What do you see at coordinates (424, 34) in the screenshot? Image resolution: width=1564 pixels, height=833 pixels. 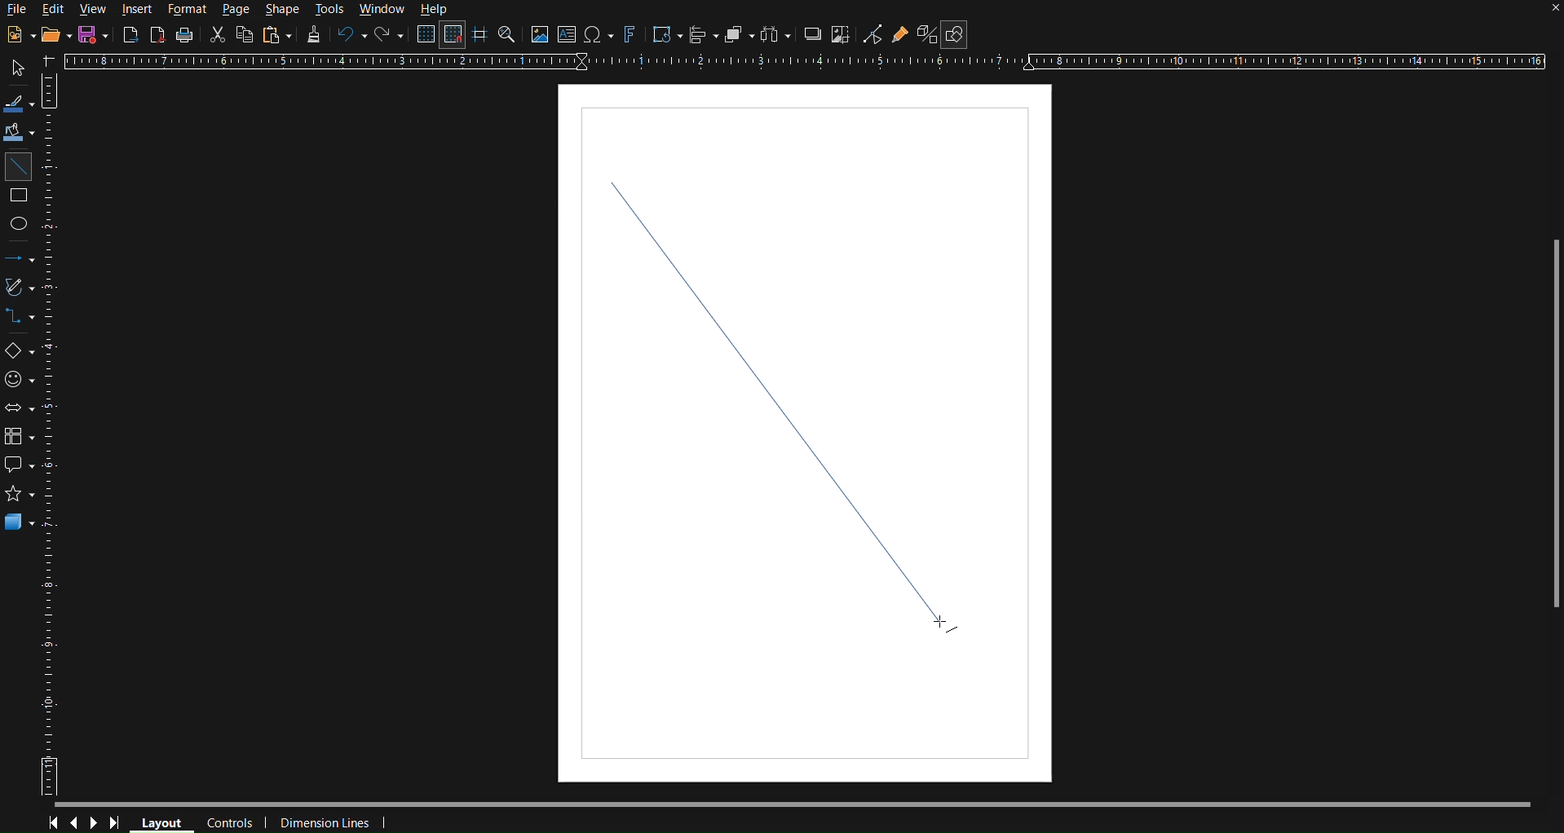 I see `Display Grid` at bounding box center [424, 34].